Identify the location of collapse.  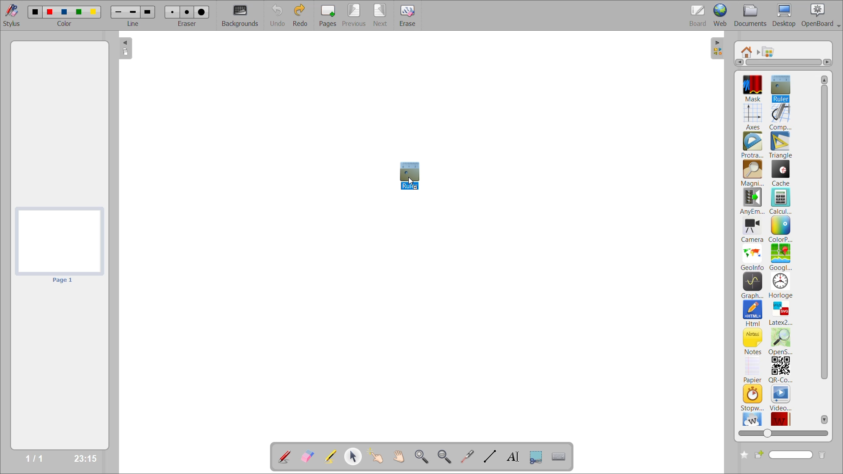
(718, 49).